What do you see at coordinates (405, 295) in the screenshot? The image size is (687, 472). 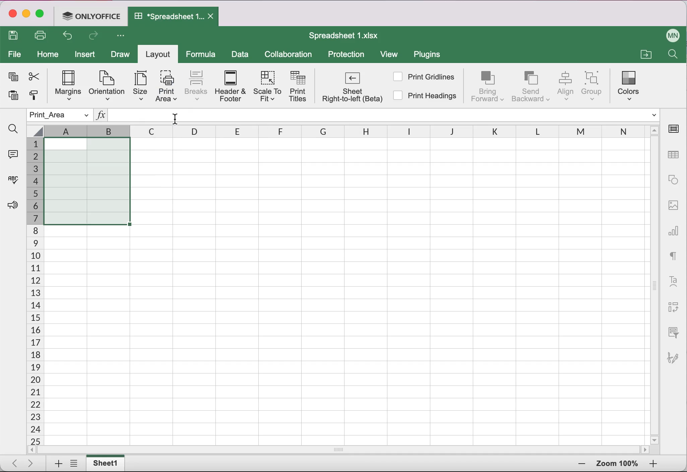 I see `cells` at bounding box center [405, 295].